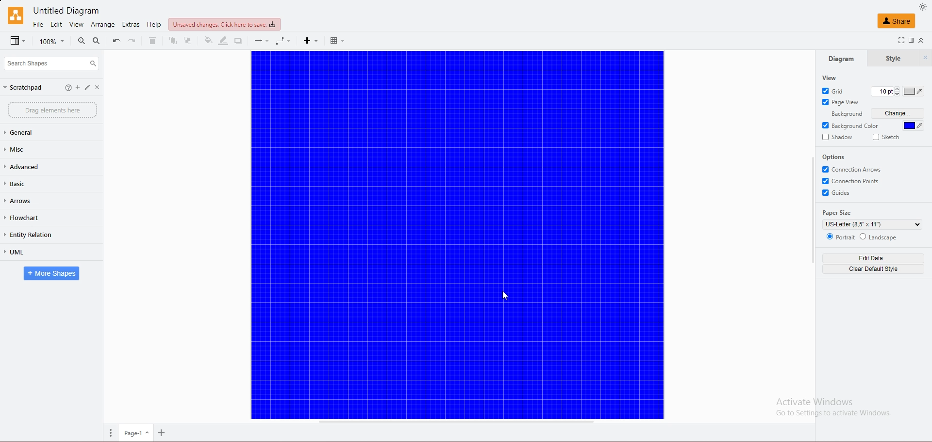  Describe the element at coordinates (853, 181) in the screenshot. I see `connection points` at that location.